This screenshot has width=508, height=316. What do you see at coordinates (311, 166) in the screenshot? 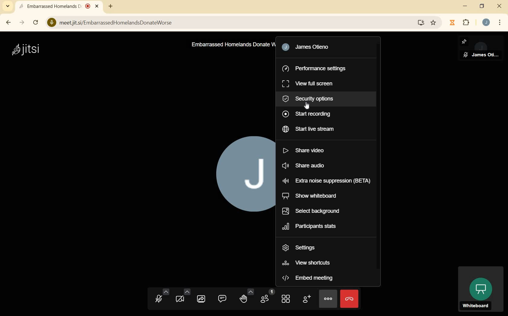
I see `SHARE AUDIO` at bounding box center [311, 166].